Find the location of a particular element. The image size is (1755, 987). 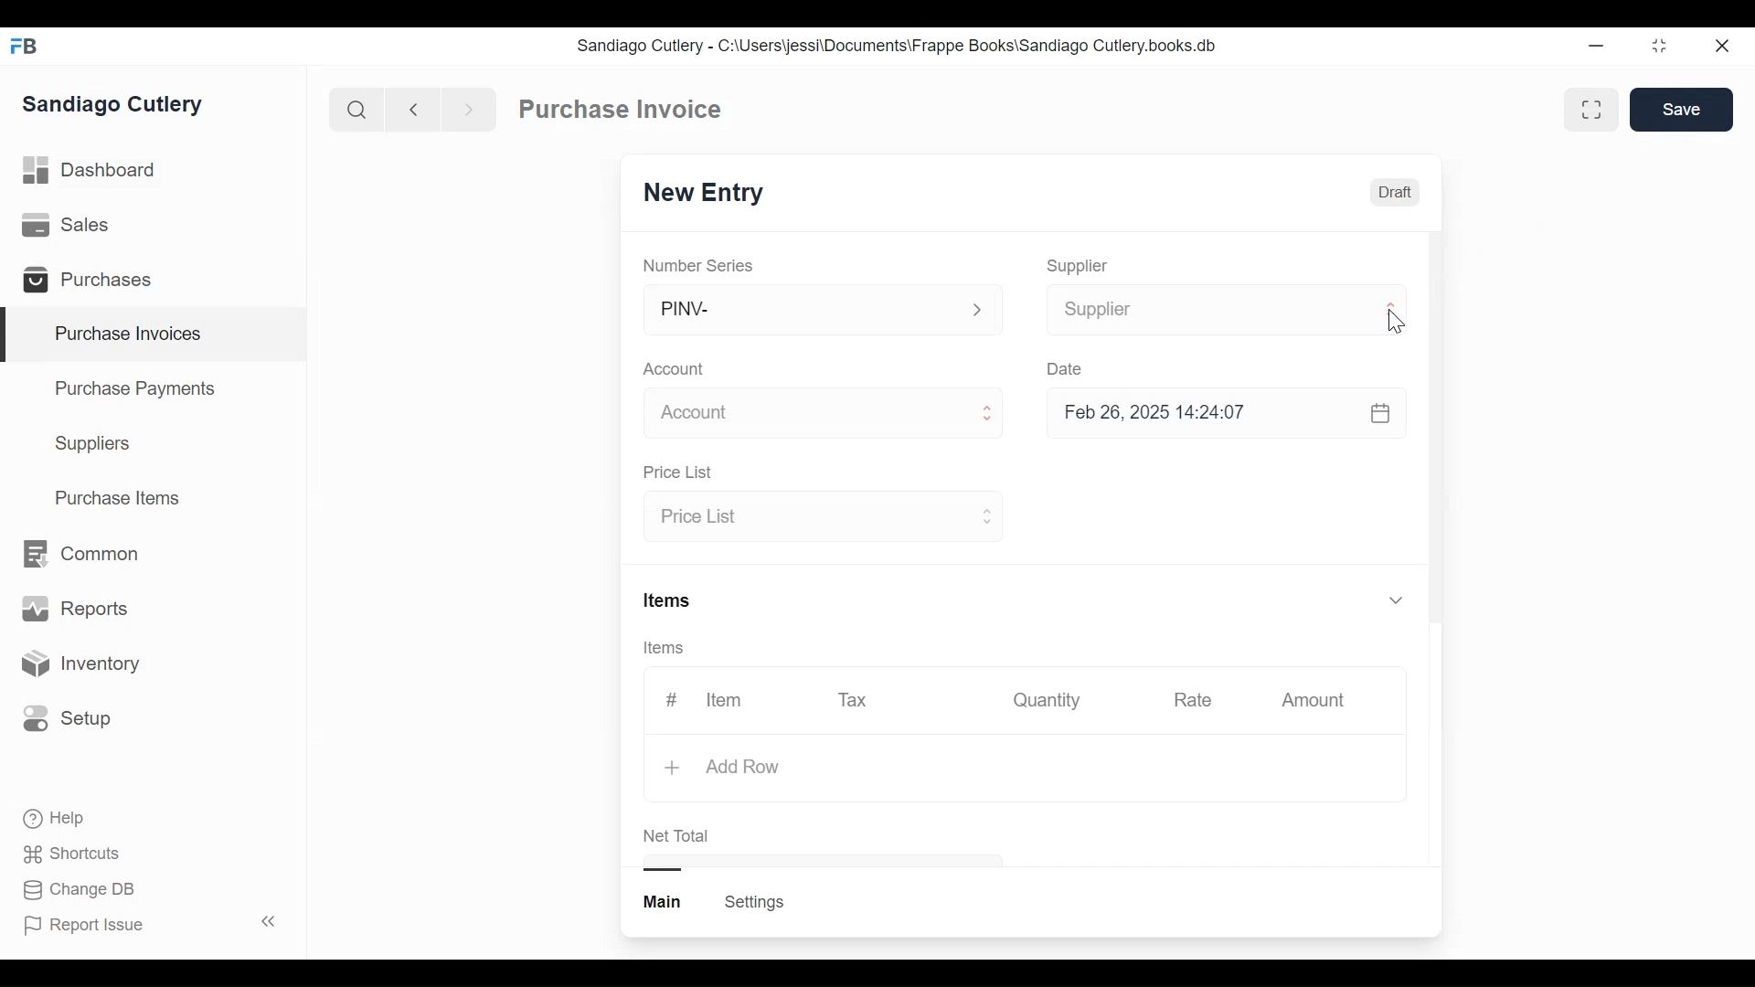

Price List is located at coordinates (676, 473).